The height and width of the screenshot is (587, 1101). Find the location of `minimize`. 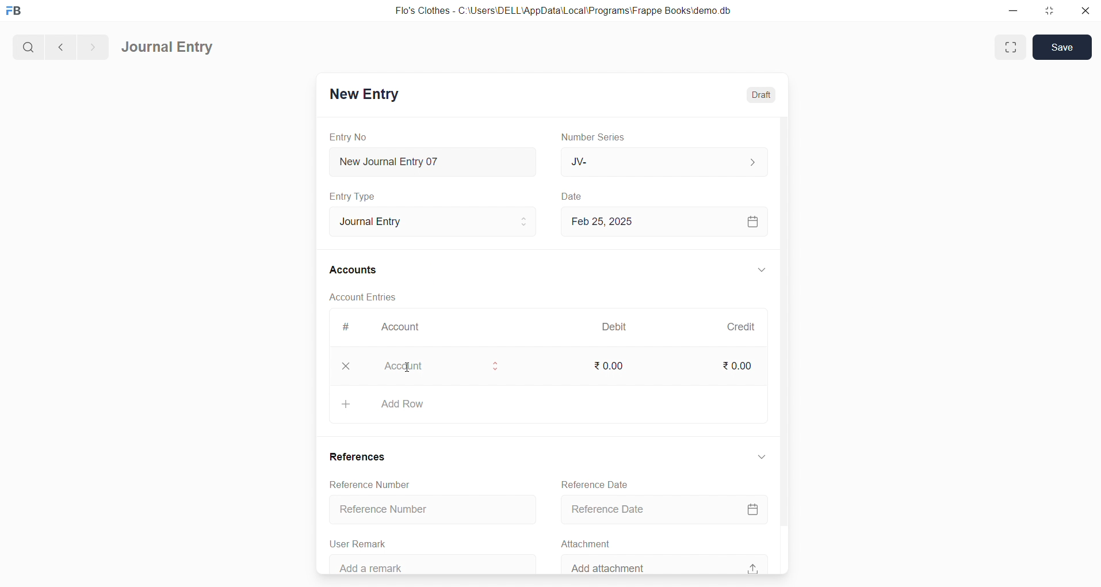

minimize is located at coordinates (1012, 12).